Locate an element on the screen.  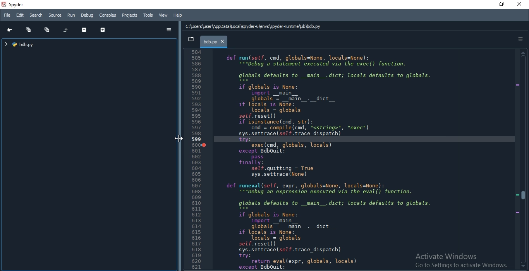
Line Number is located at coordinates (198, 160).